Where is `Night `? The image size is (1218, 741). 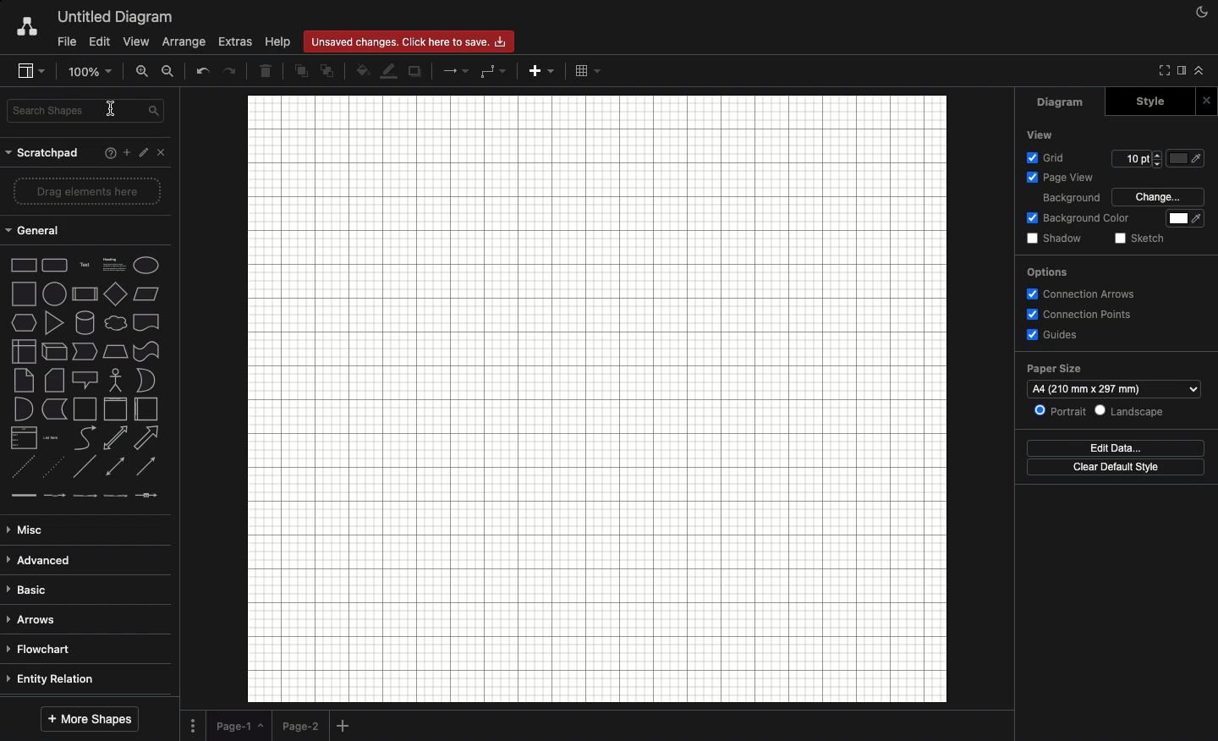
Night  is located at coordinates (1203, 11).